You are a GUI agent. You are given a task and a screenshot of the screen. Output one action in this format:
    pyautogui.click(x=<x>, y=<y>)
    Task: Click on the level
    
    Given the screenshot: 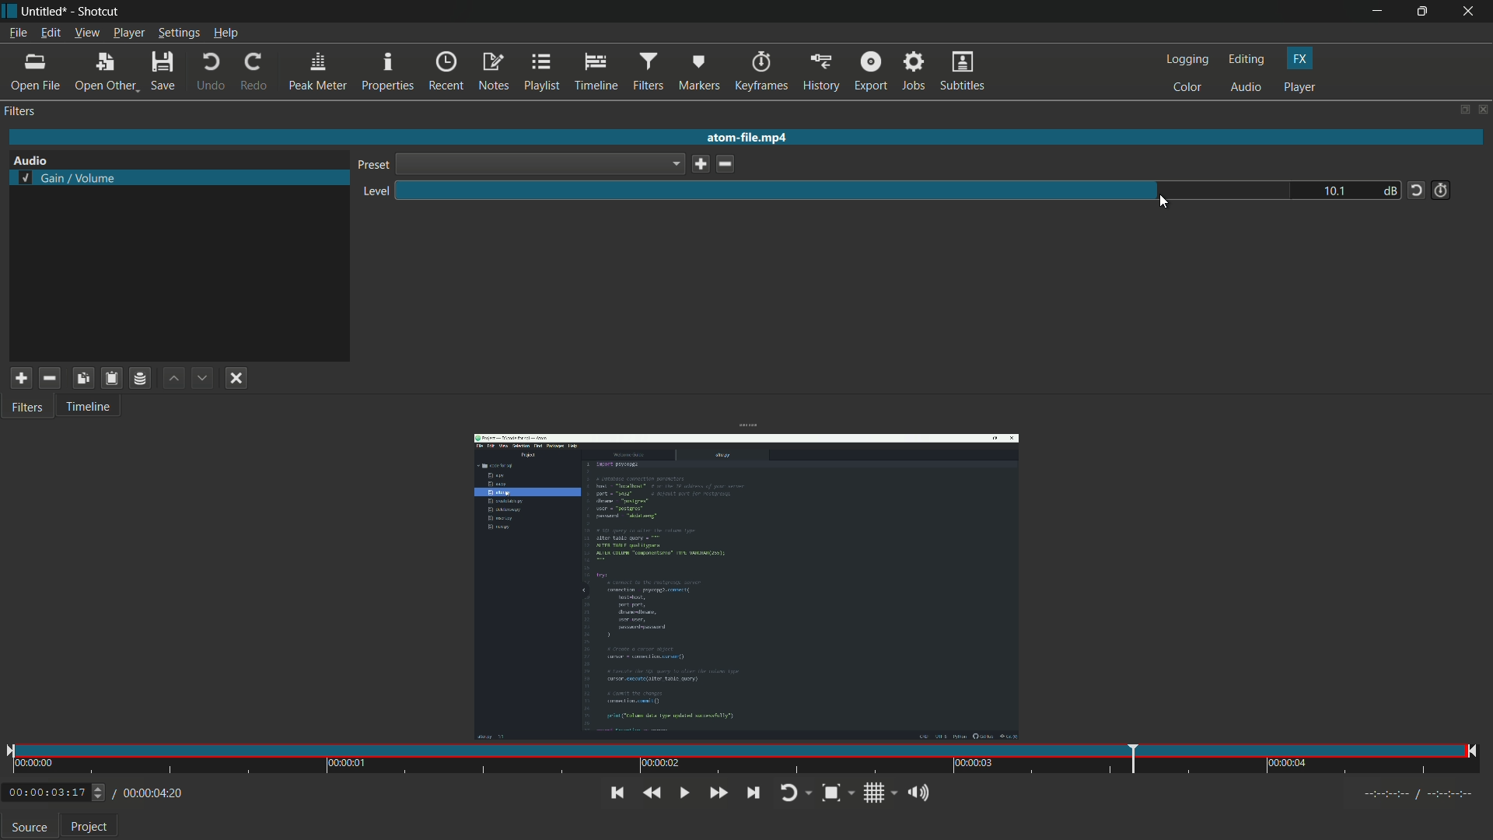 What is the action you would take?
    pyautogui.click(x=375, y=192)
    